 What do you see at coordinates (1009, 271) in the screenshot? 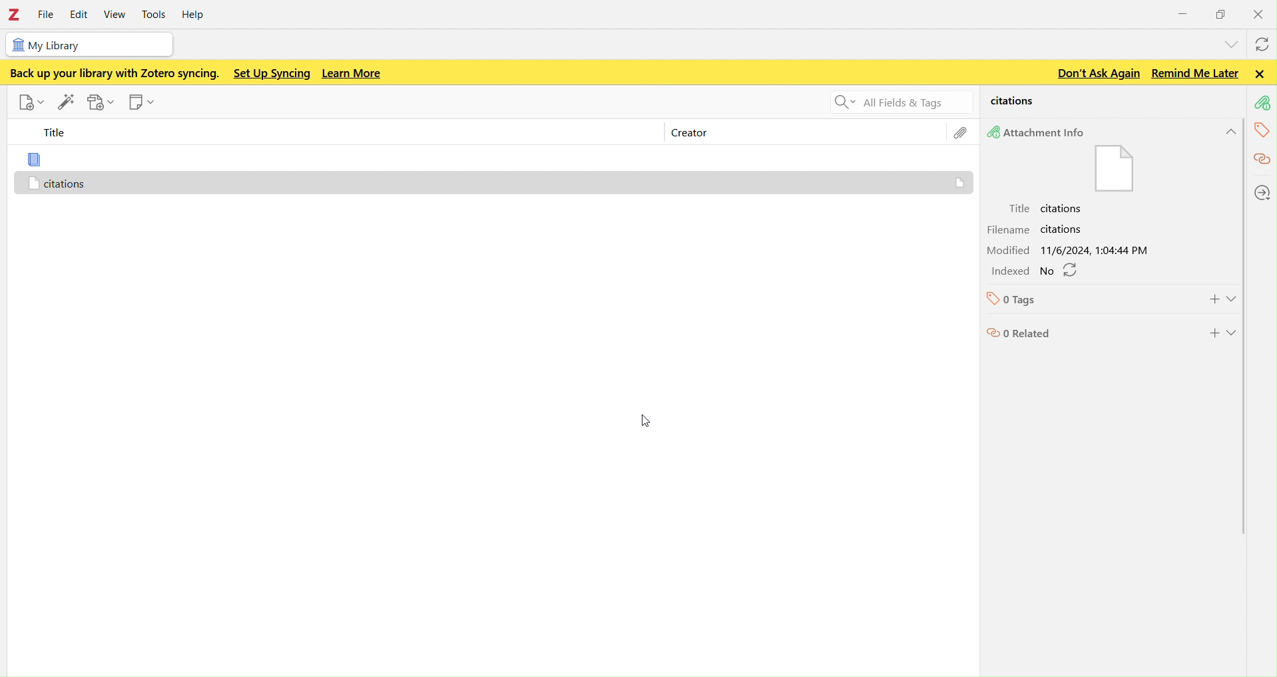
I see `Indexed` at bounding box center [1009, 271].